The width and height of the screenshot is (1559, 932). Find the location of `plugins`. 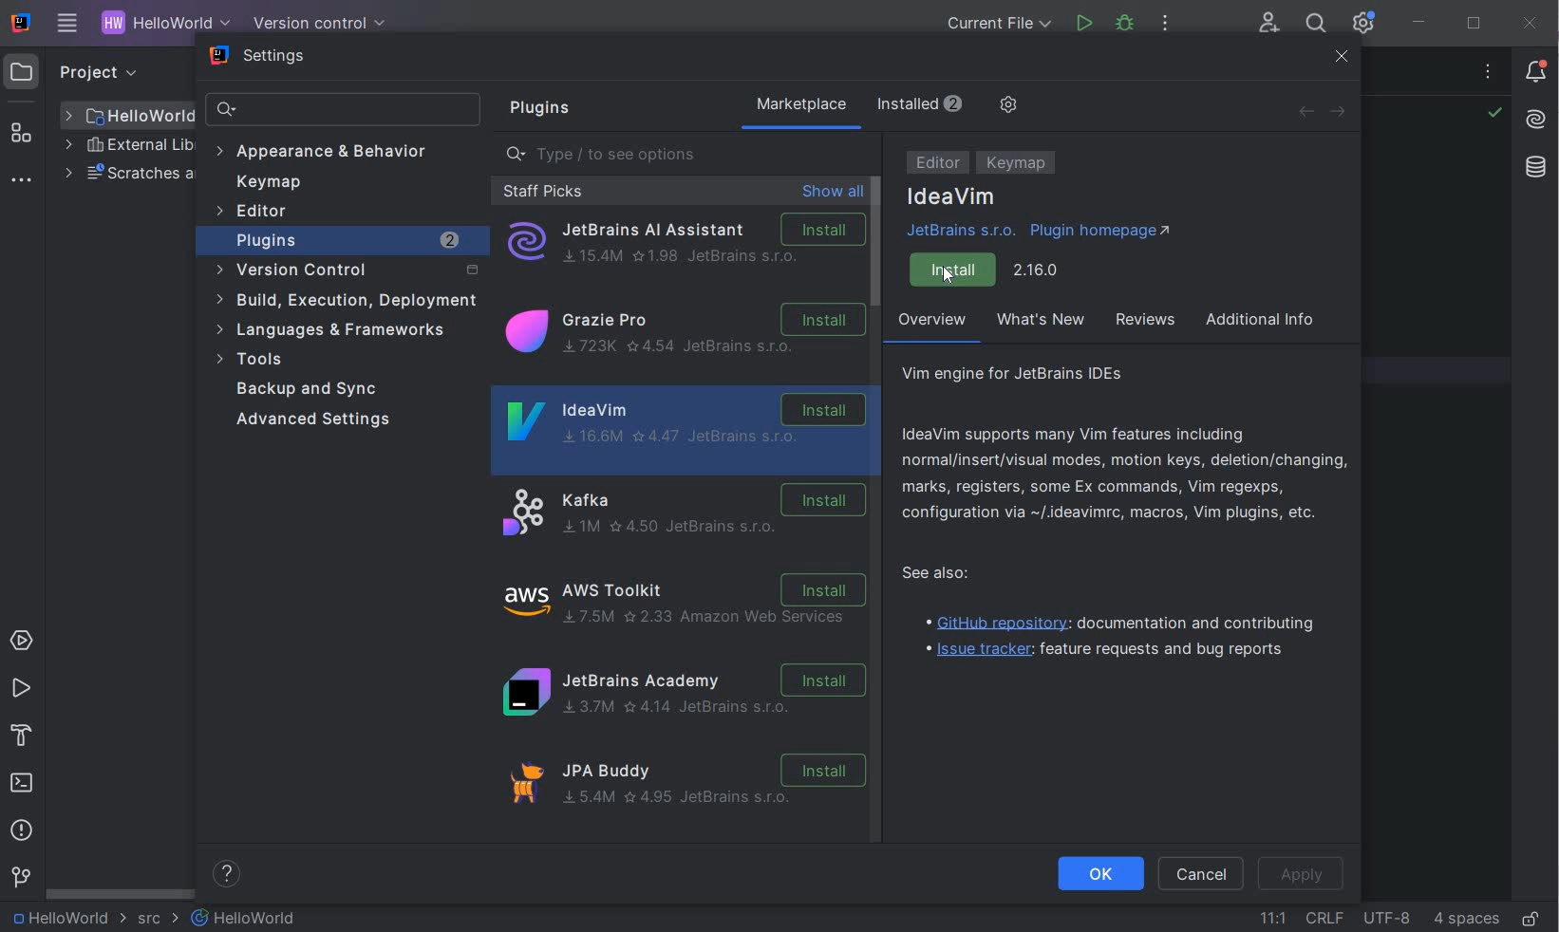

plugins is located at coordinates (349, 240).